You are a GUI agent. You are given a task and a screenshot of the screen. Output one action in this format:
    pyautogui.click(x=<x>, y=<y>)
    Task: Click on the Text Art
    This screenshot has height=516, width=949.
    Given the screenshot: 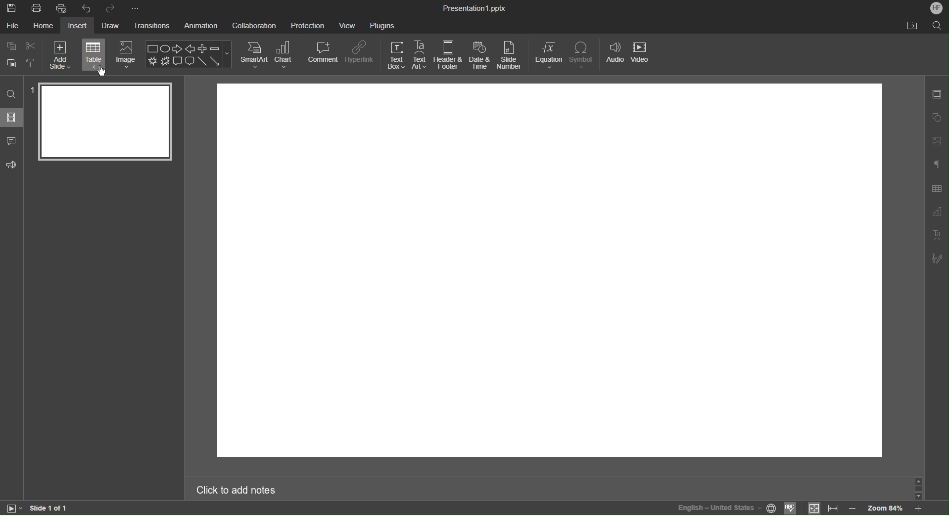 What is the action you would take?
    pyautogui.click(x=938, y=235)
    